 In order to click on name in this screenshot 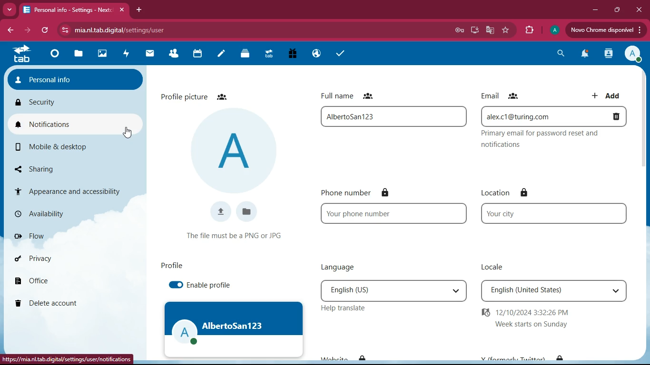, I will do `click(396, 116)`.